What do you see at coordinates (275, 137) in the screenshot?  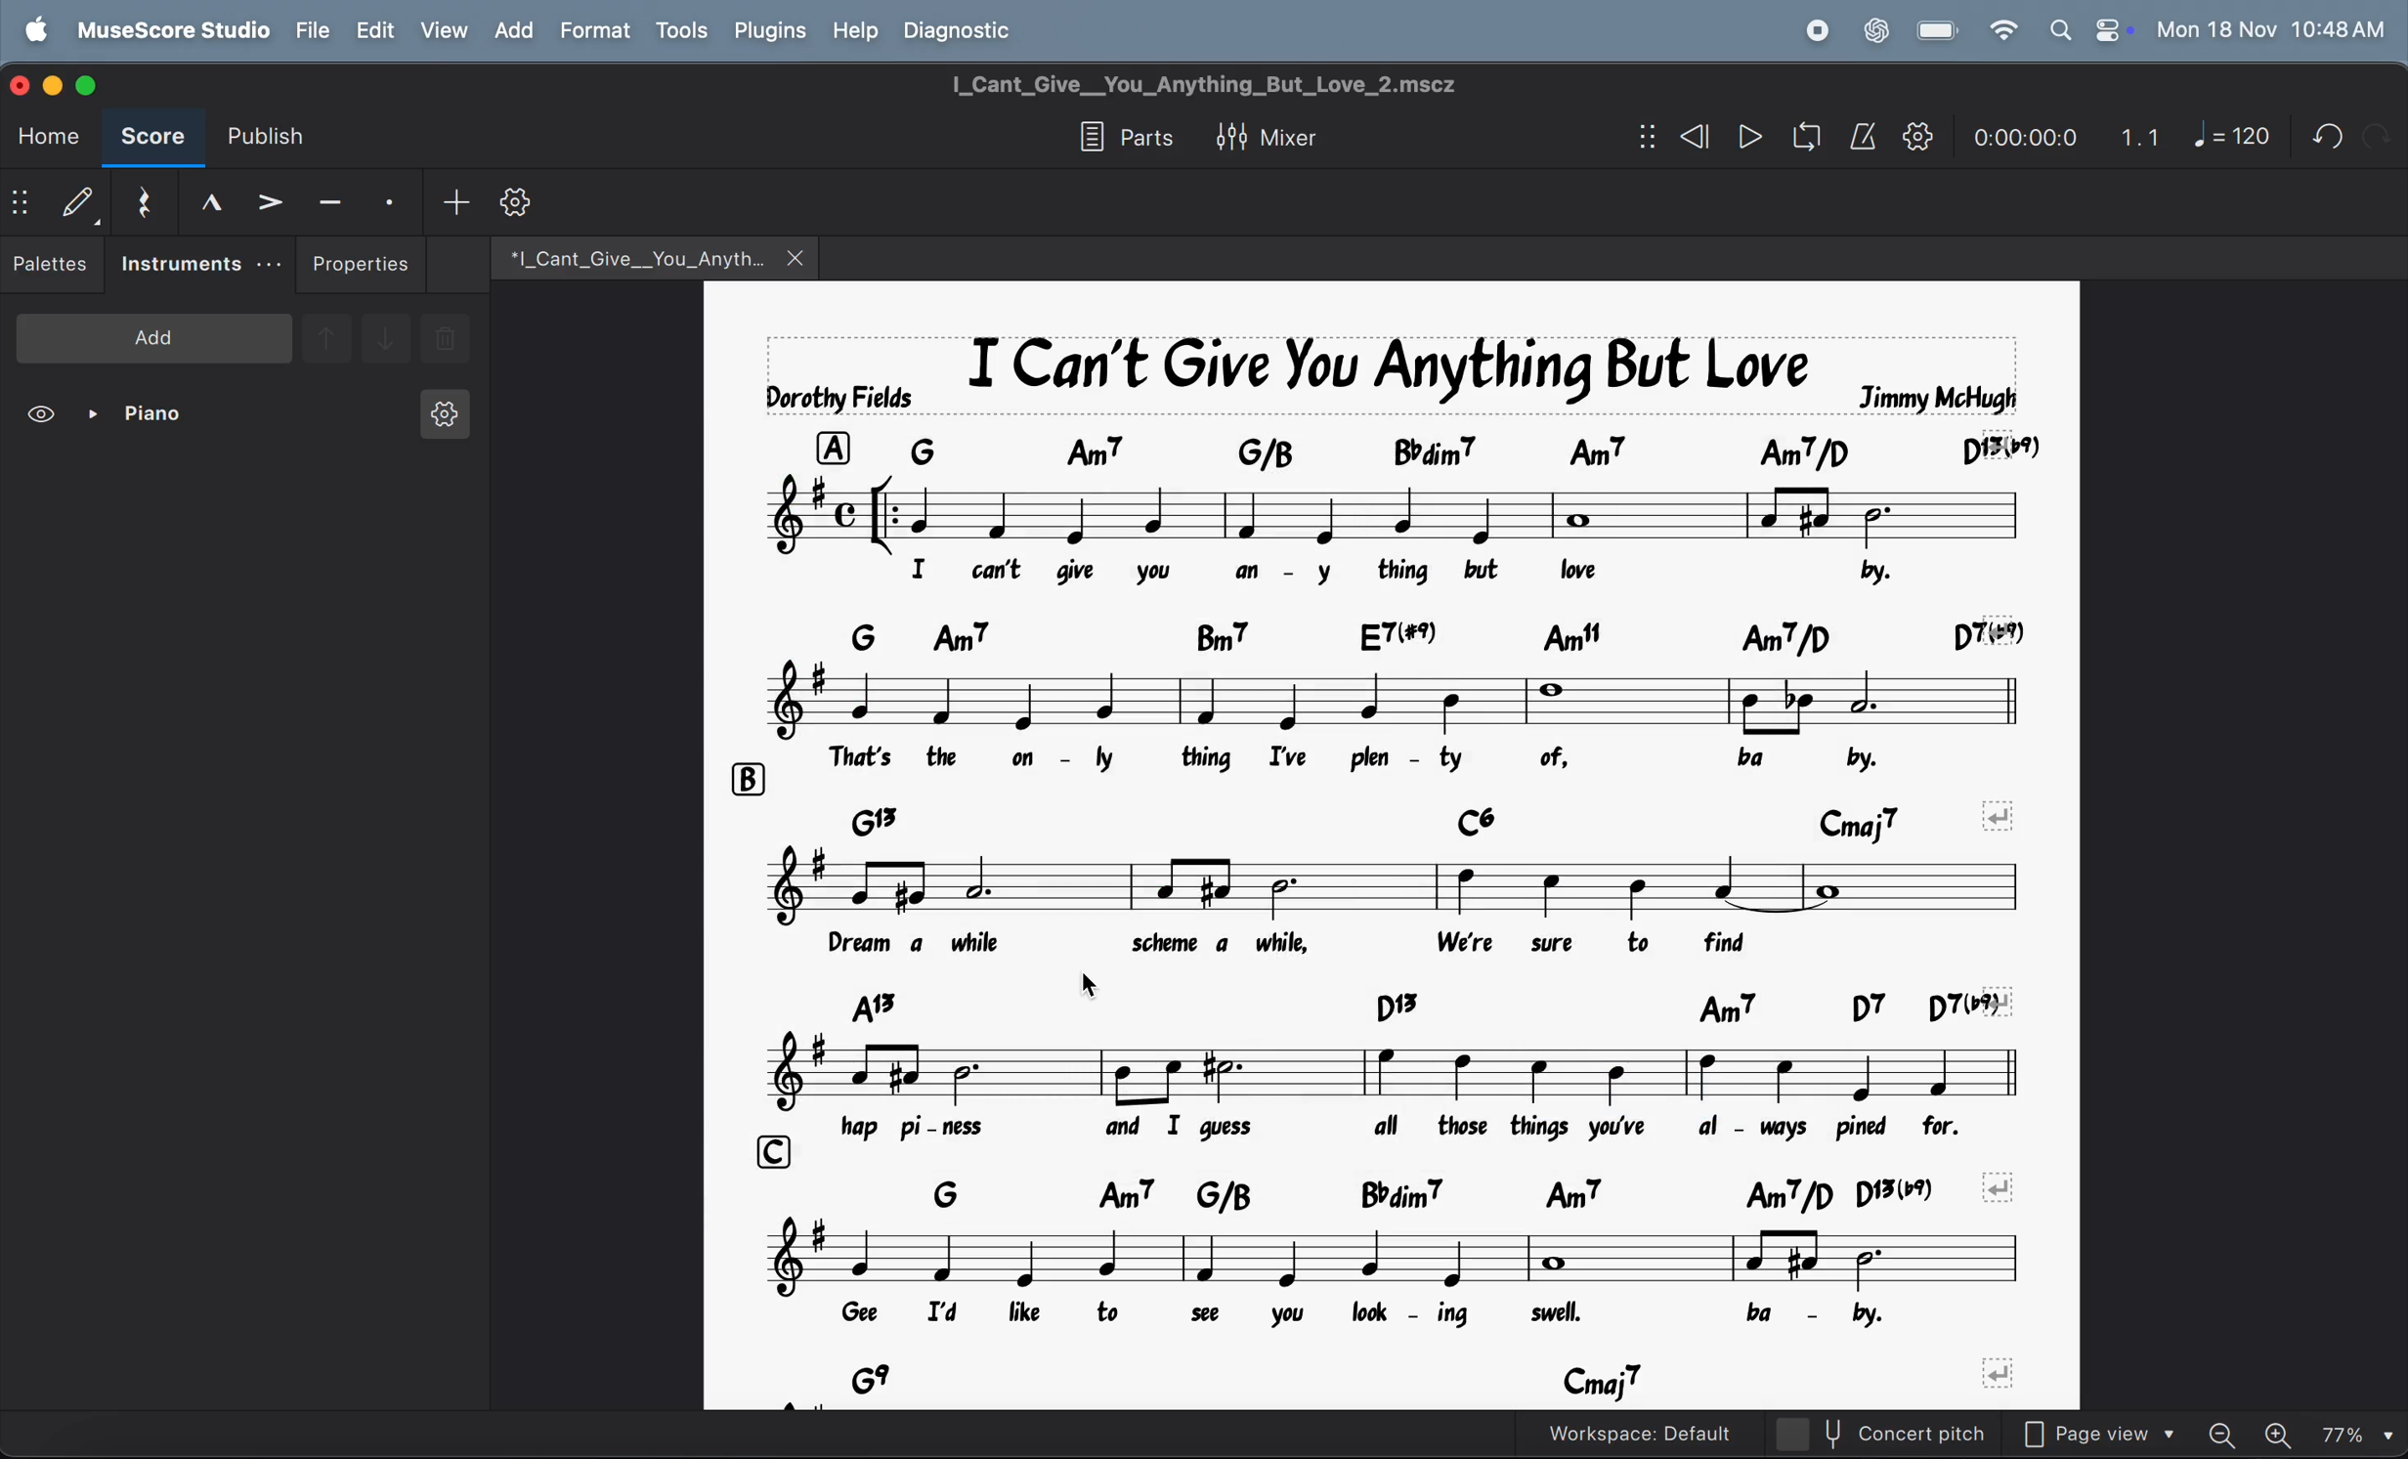 I see `publish` at bounding box center [275, 137].